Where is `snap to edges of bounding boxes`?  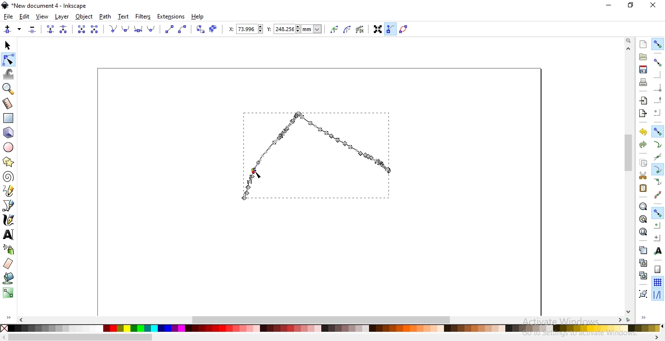 snap to edges of bounding boxes is located at coordinates (657, 75).